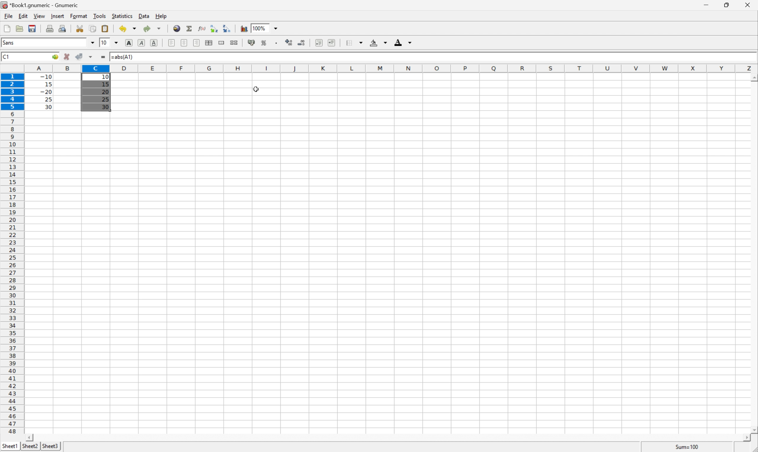 The image size is (758, 452). What do you see at coordinates (410, 43) in the screenshot?
I see `Dorp Down` at bounding box center [410, 43].